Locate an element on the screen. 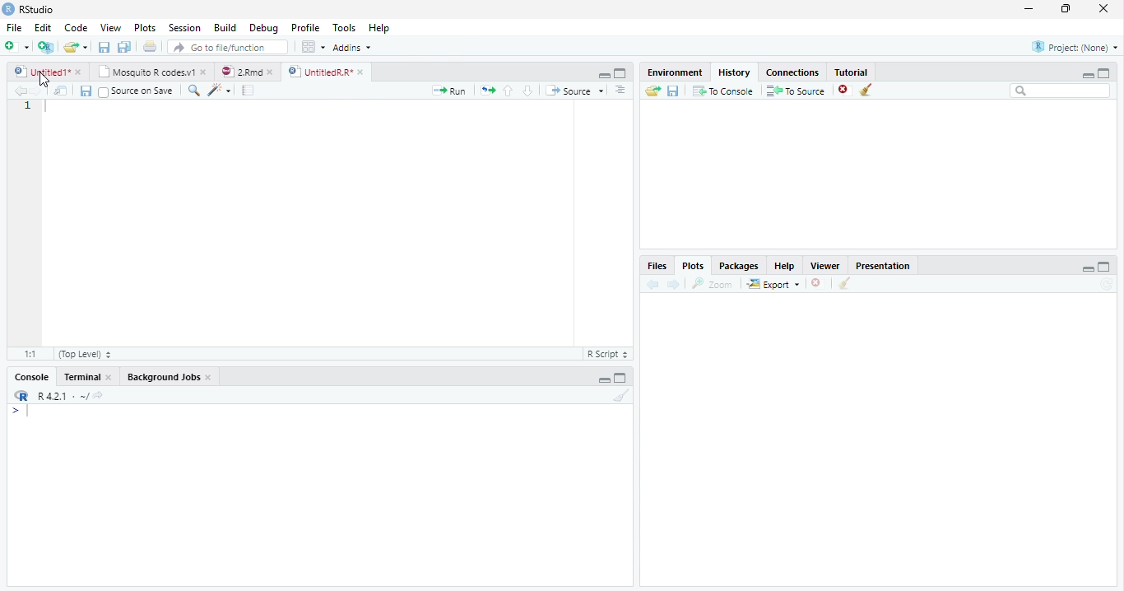 The image size is (1124, 591). Help is located at coordinates (379, 27).